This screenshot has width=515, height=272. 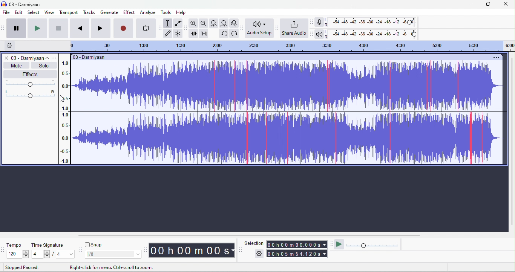 I want to click on zoom in, so click(x=194, y=24).